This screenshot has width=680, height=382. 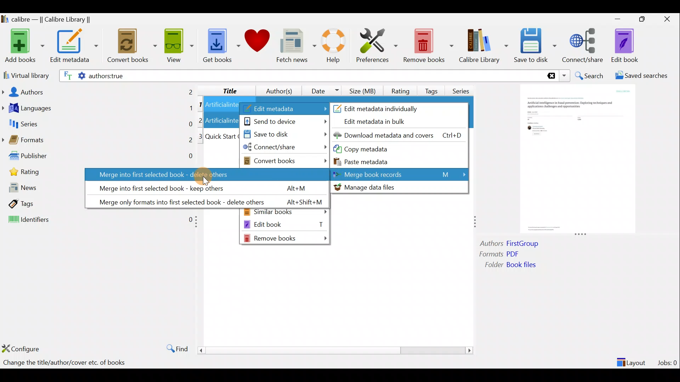 What do you see at coordinates (174, 348) in the screenshot?
I see `Find` at bounding box center [174, 348].